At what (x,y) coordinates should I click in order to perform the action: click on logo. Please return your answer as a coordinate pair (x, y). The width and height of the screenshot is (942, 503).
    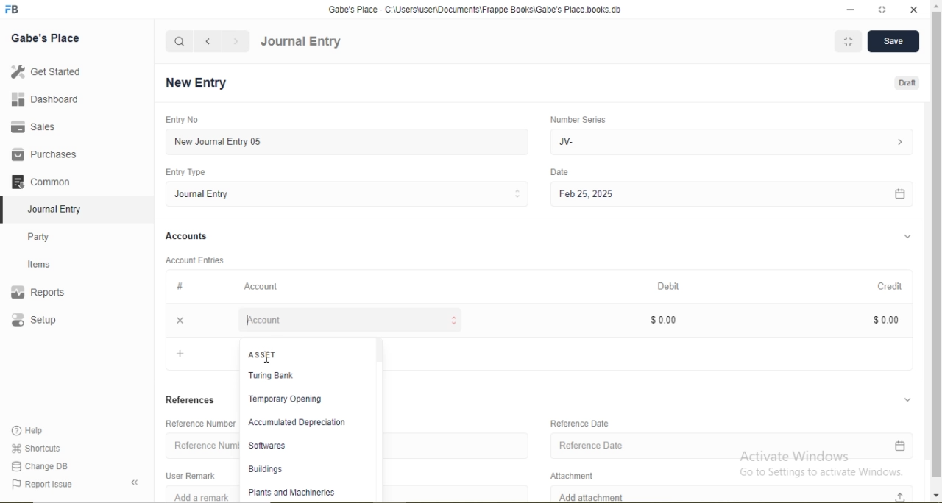
    Looking at the image, I should click on (13, 10).